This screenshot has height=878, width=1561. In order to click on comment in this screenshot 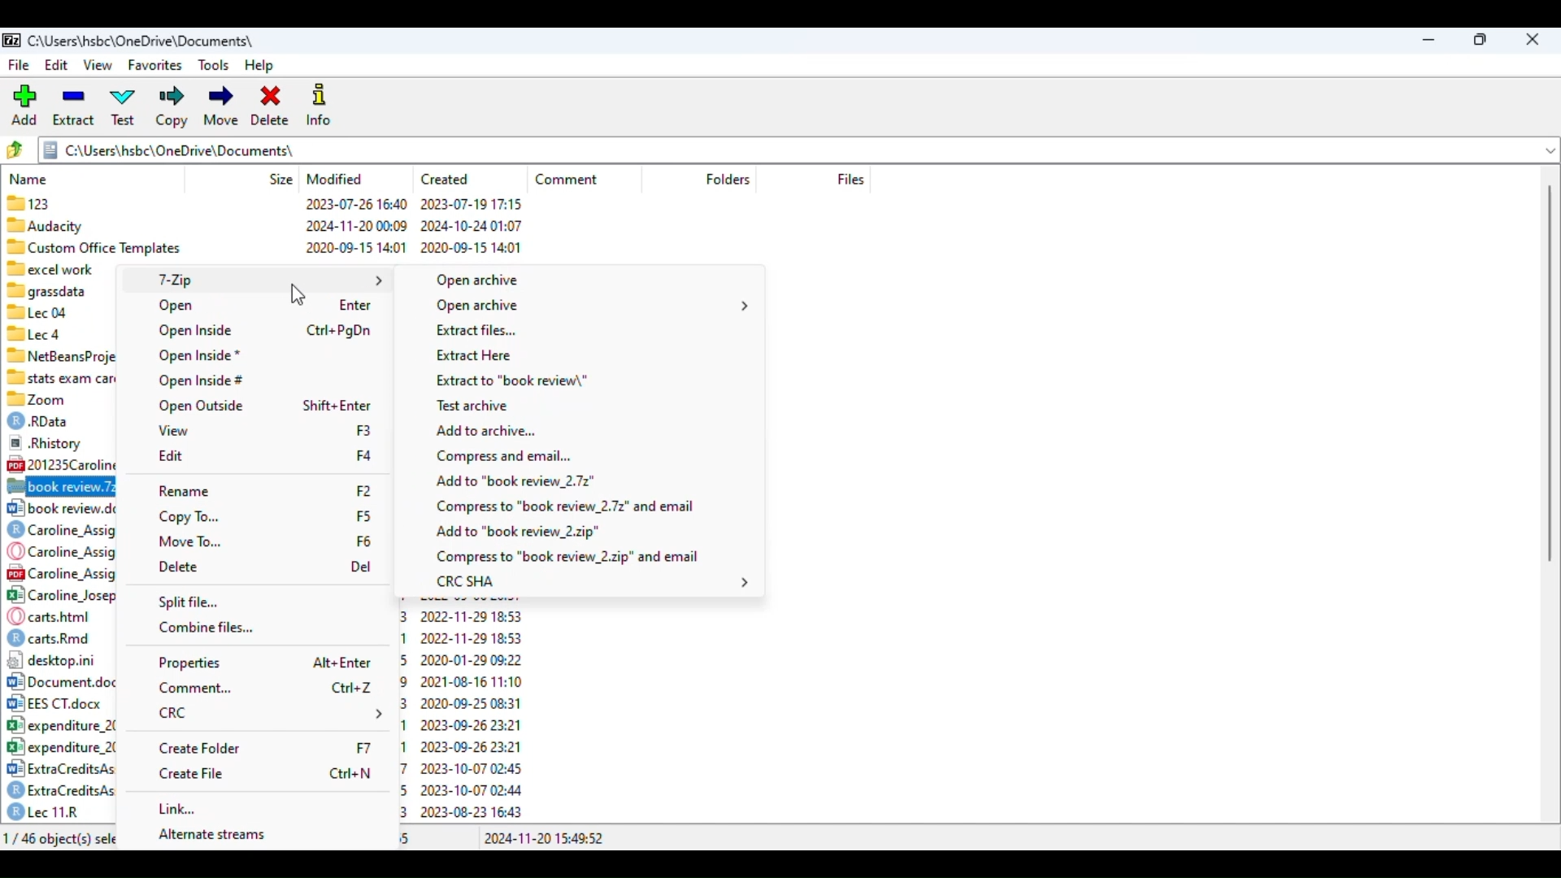, I will do `click(567, 180)`.